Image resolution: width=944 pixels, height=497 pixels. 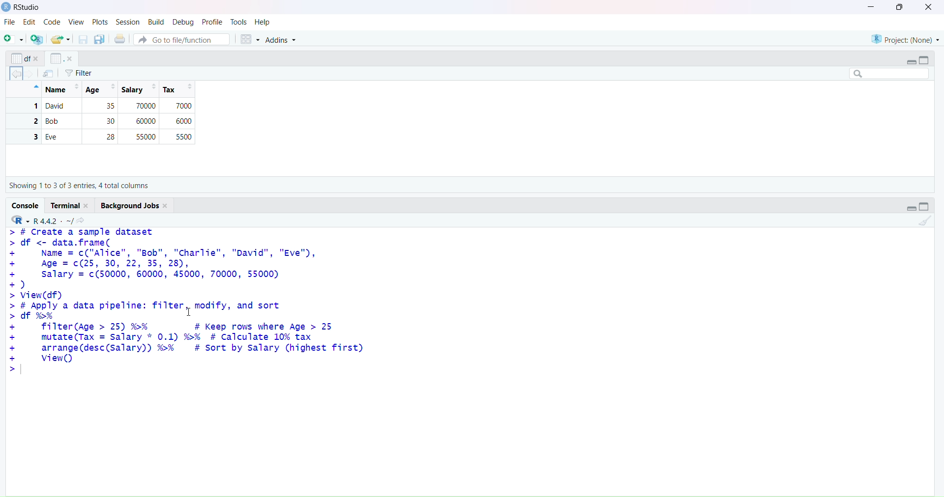 What do you see at coordinates (191, 311) in the screenshot?
I see `cursor` at bounding box center [191, 311].